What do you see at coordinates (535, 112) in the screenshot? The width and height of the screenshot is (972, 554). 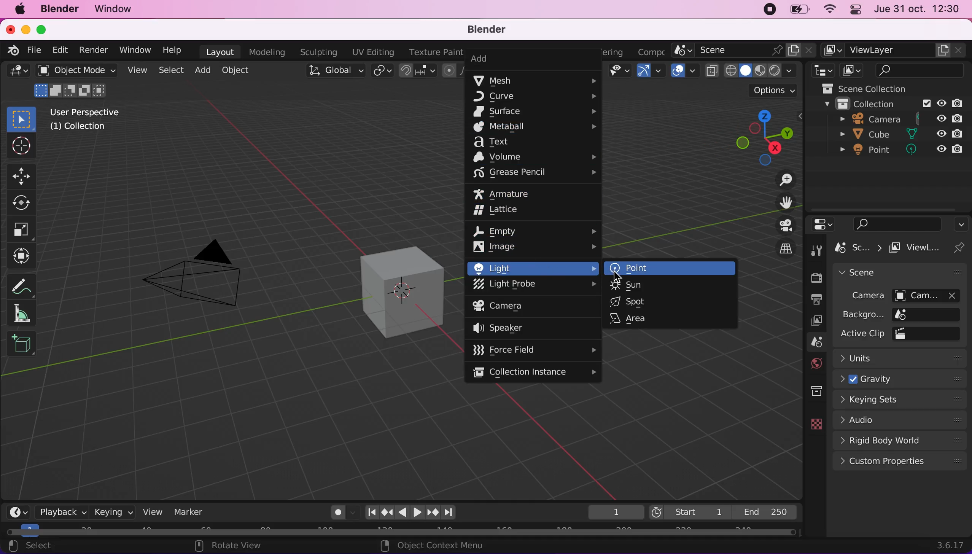 I see `surface` at bounding box center [535, 112].